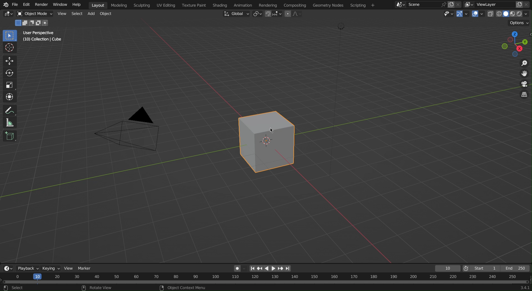 The image size is (532, 291). I want to click on colse, so click(460, 4).